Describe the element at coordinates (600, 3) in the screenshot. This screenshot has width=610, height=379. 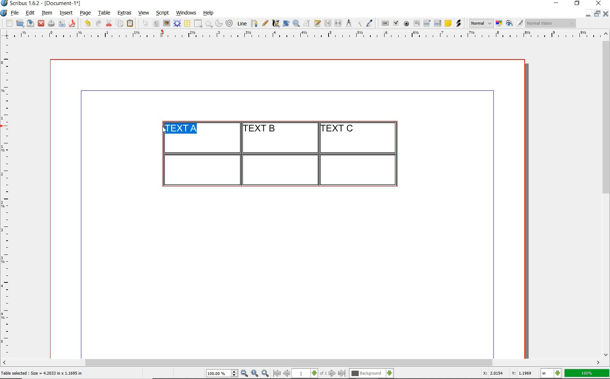
I see `close` at that location.